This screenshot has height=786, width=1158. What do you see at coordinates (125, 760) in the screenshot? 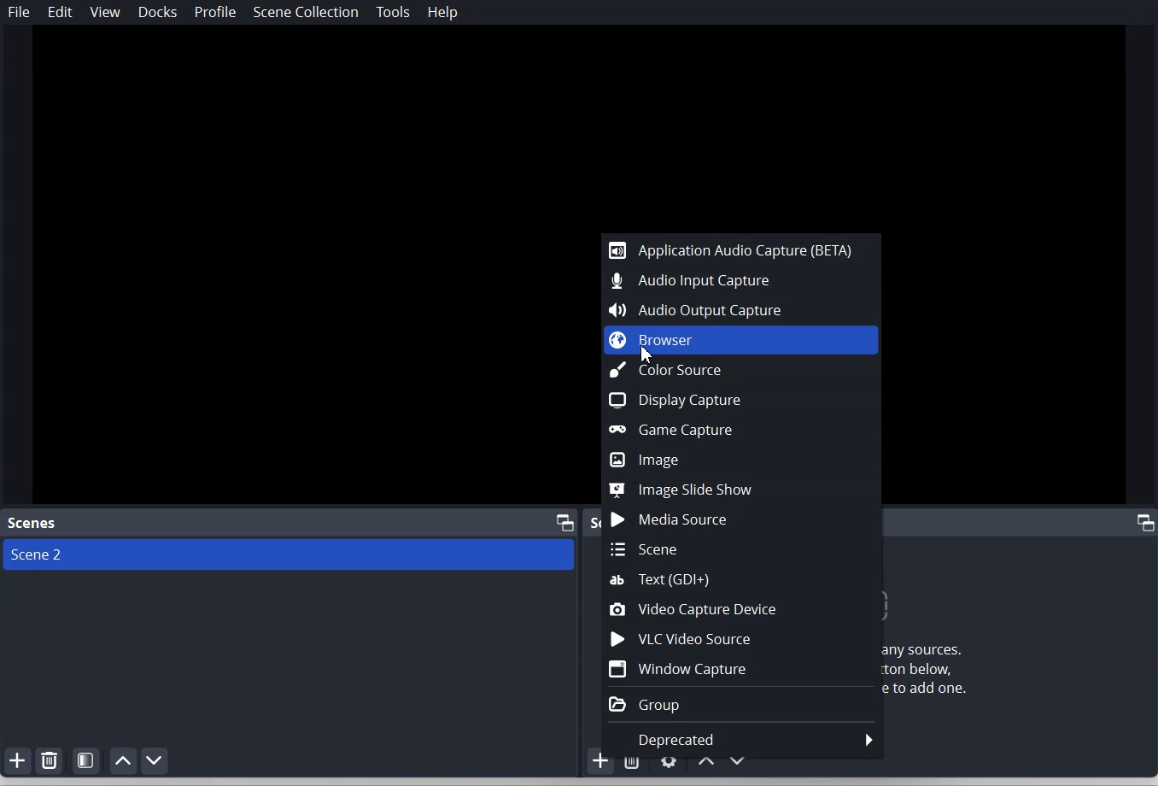
I see `Move scene up` at bounding box center [125, 760].